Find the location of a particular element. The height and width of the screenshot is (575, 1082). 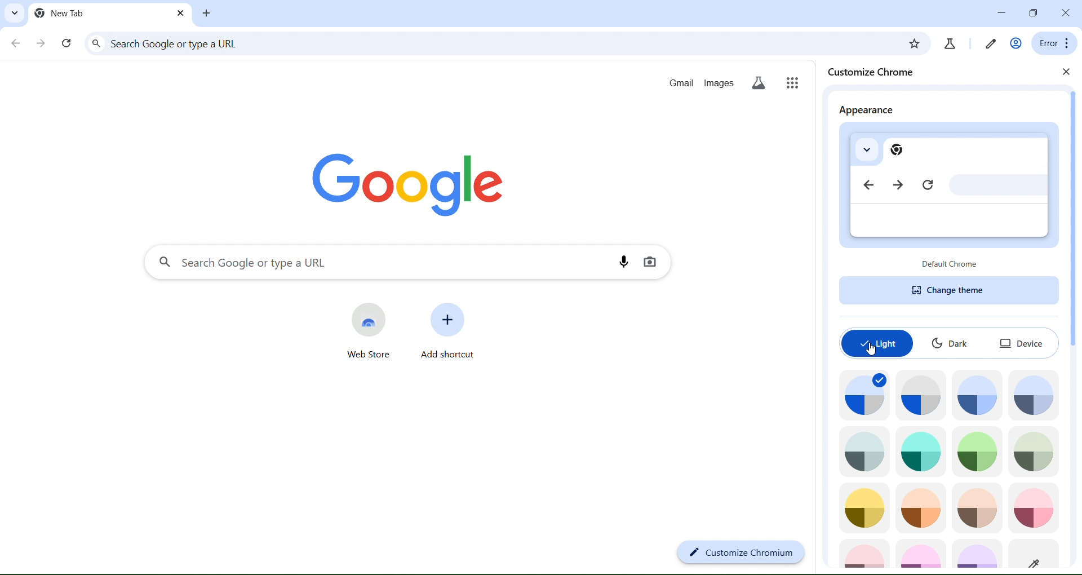

bookmark  page is located at coordinates (914, 44).